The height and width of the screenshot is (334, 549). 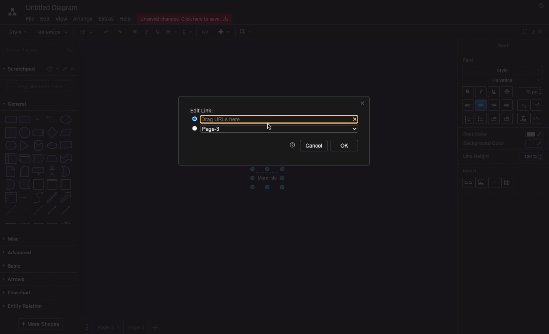 I want to click on Line, so click(x=38, y=210).